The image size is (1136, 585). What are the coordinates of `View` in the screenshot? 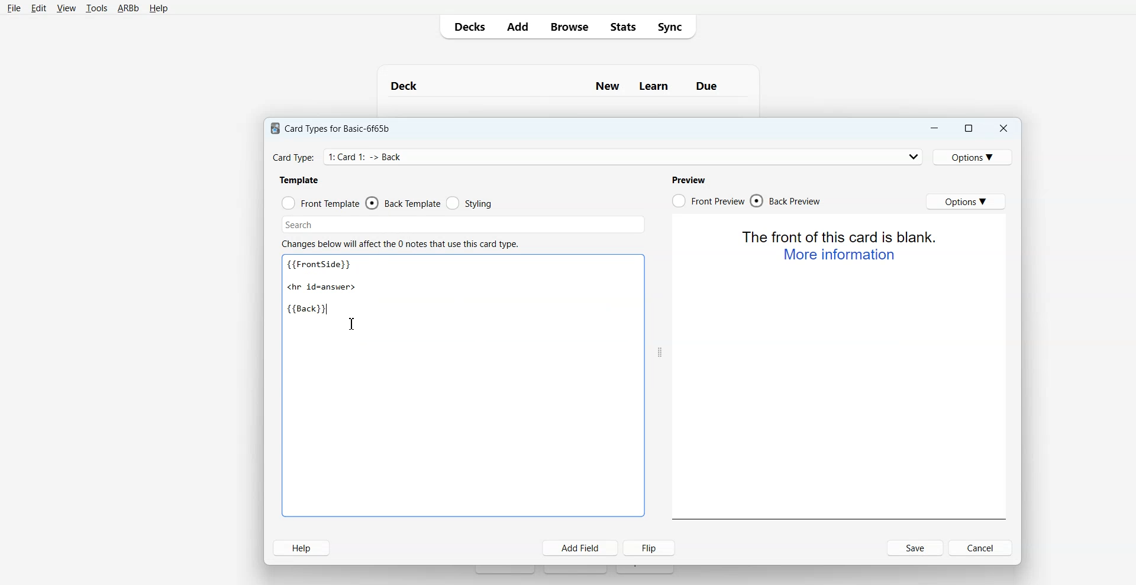 It's located at (65, 8).